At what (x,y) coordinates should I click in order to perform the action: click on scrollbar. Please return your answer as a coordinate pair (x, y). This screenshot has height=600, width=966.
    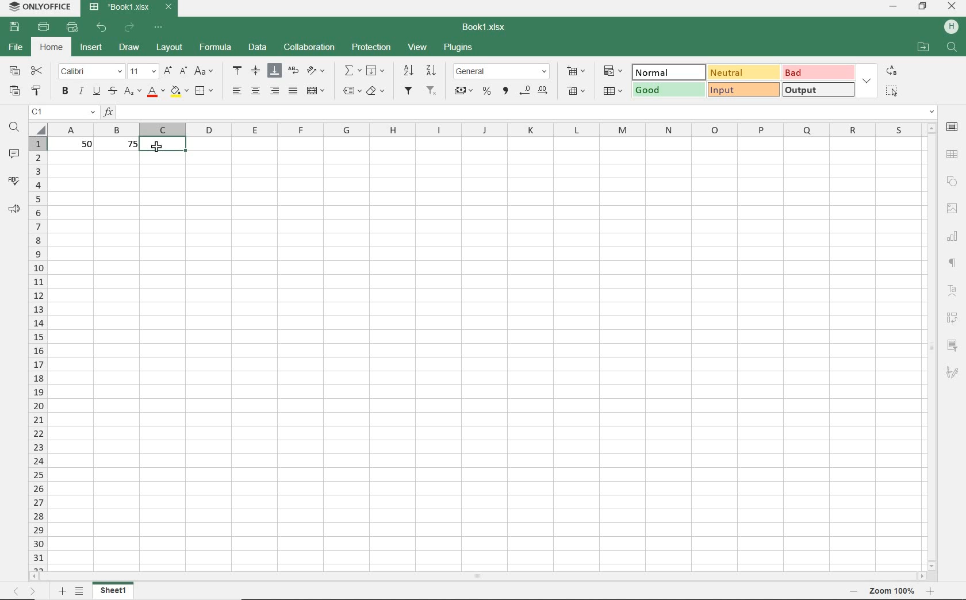
    Looking at the image, I should click on (480, 577).